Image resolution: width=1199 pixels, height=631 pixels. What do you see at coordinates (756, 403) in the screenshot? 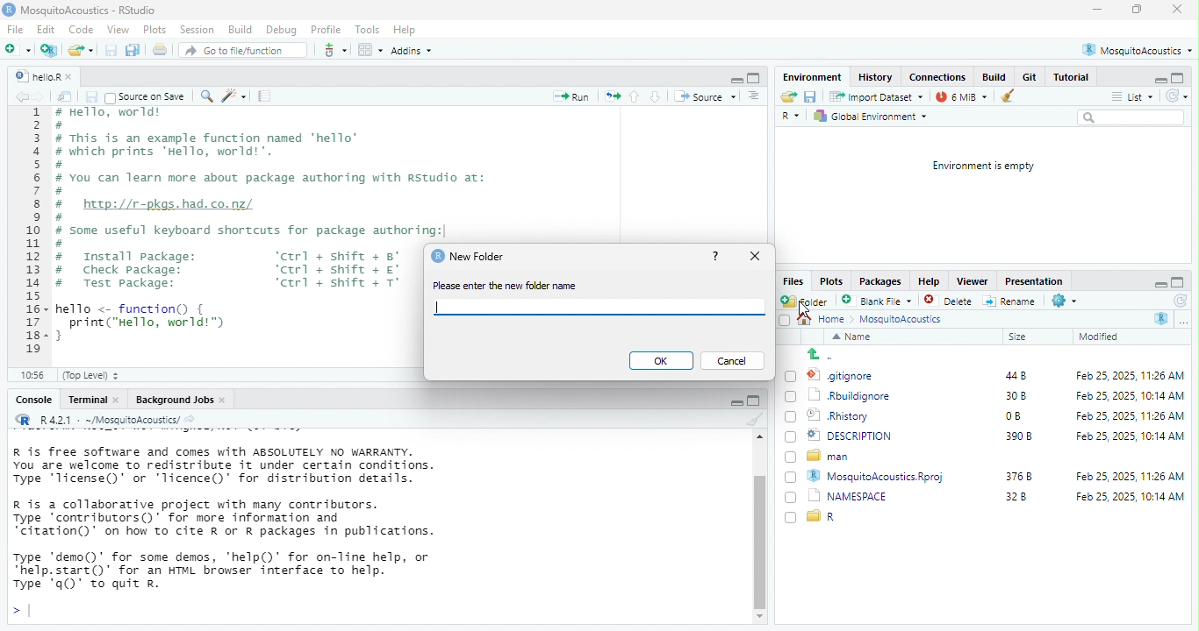
I see `hide console` at bounding box center [756, 403].